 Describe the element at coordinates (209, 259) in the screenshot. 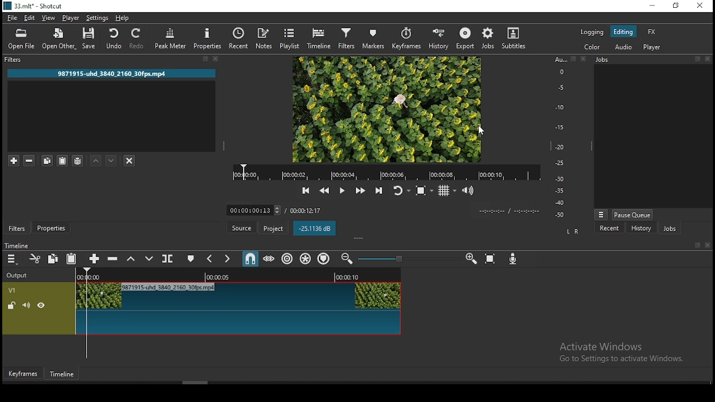

I see `previous marker` at that location.